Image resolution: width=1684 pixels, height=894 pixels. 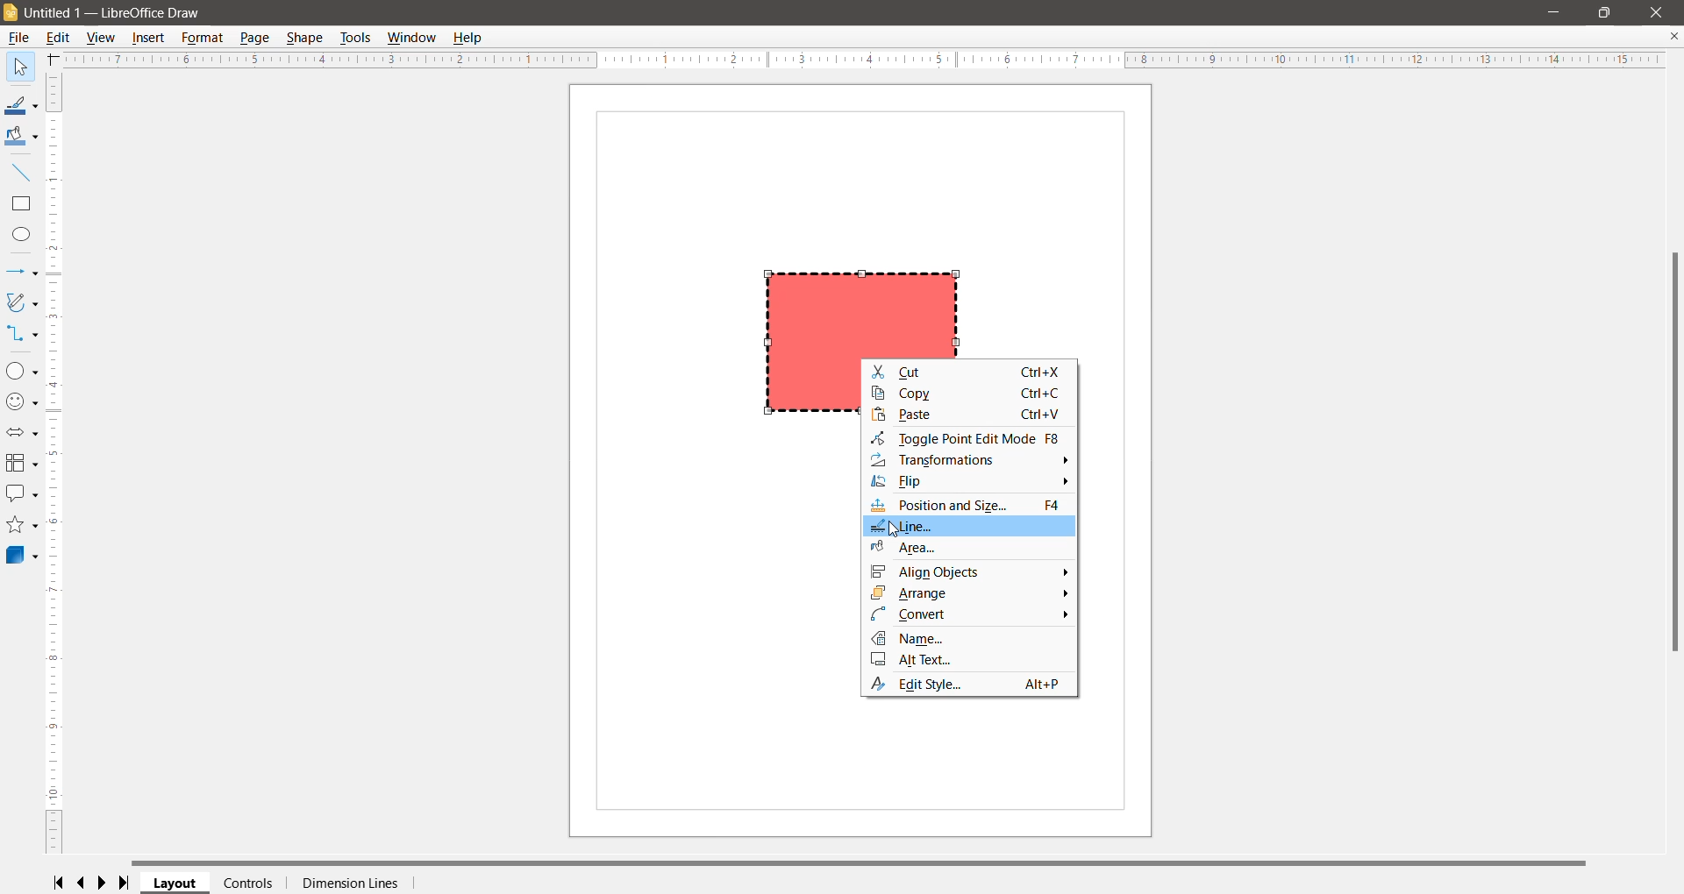 I want to click on Insert Line, so click(x=22, y=173).